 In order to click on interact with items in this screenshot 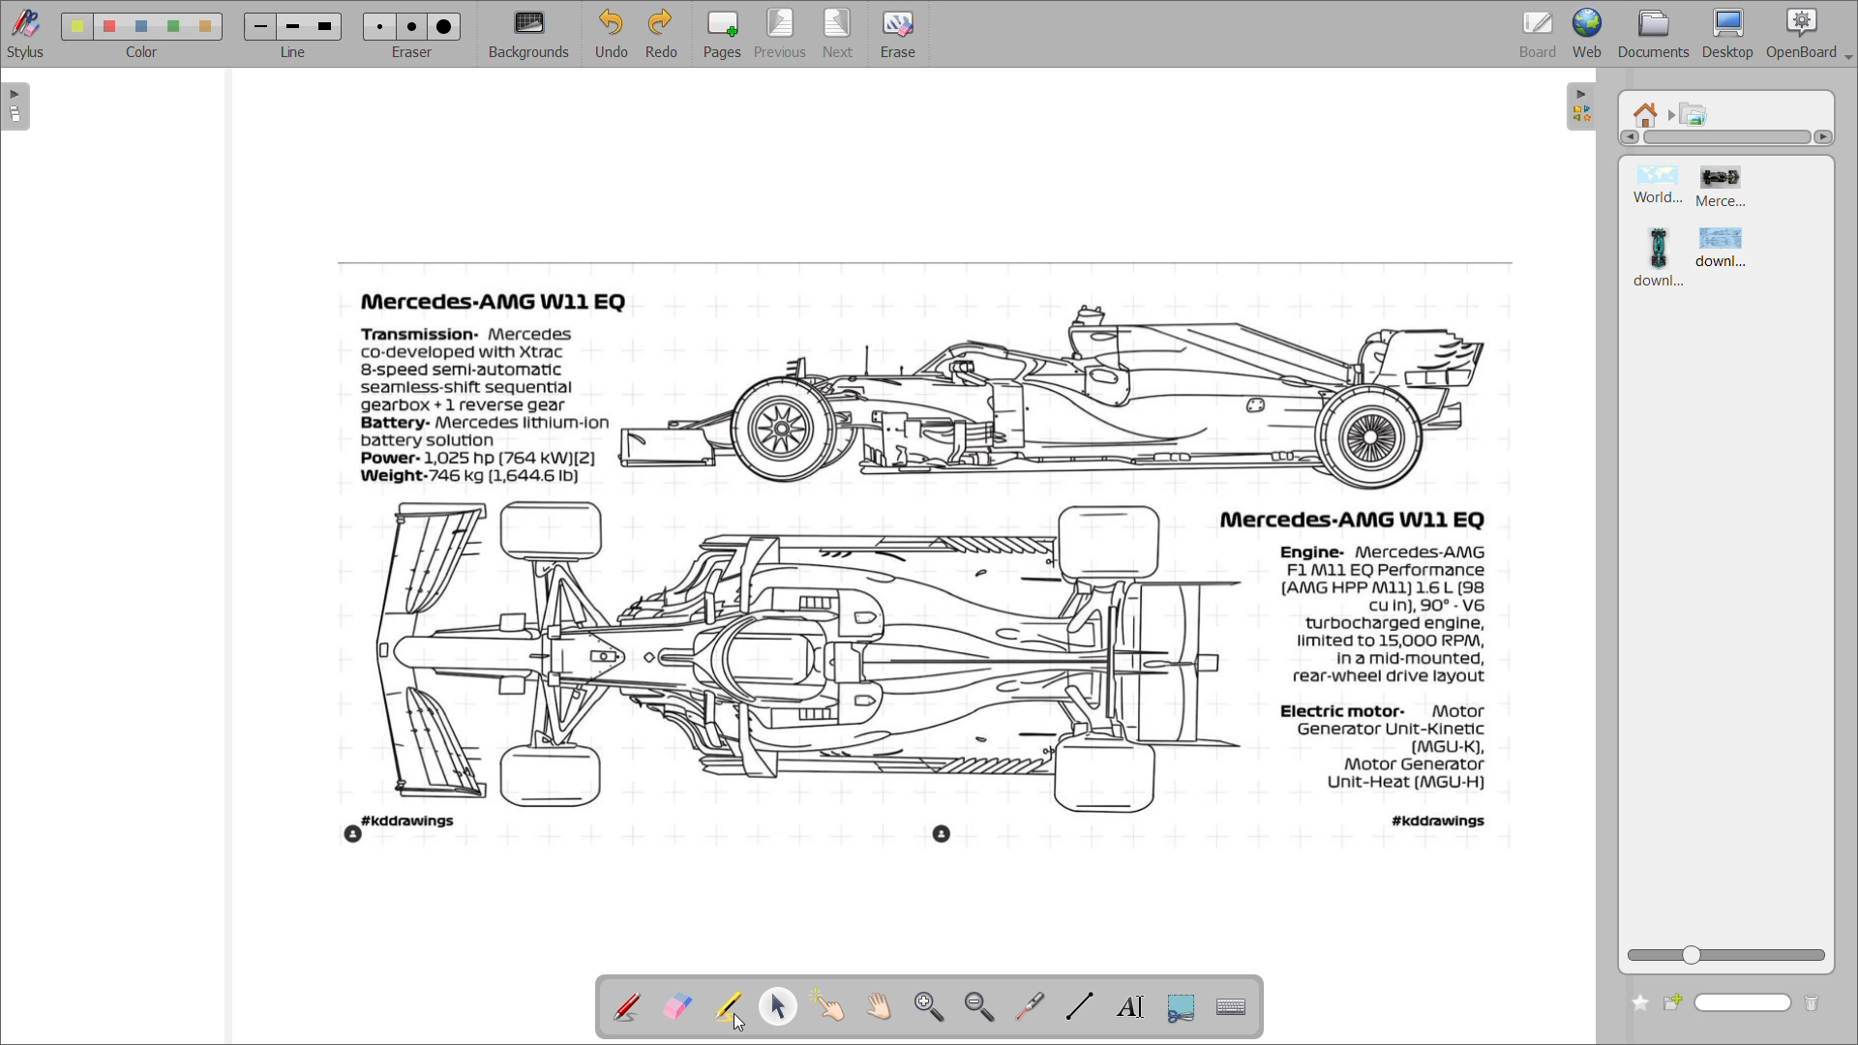, I will do `click(834, 1007)`.